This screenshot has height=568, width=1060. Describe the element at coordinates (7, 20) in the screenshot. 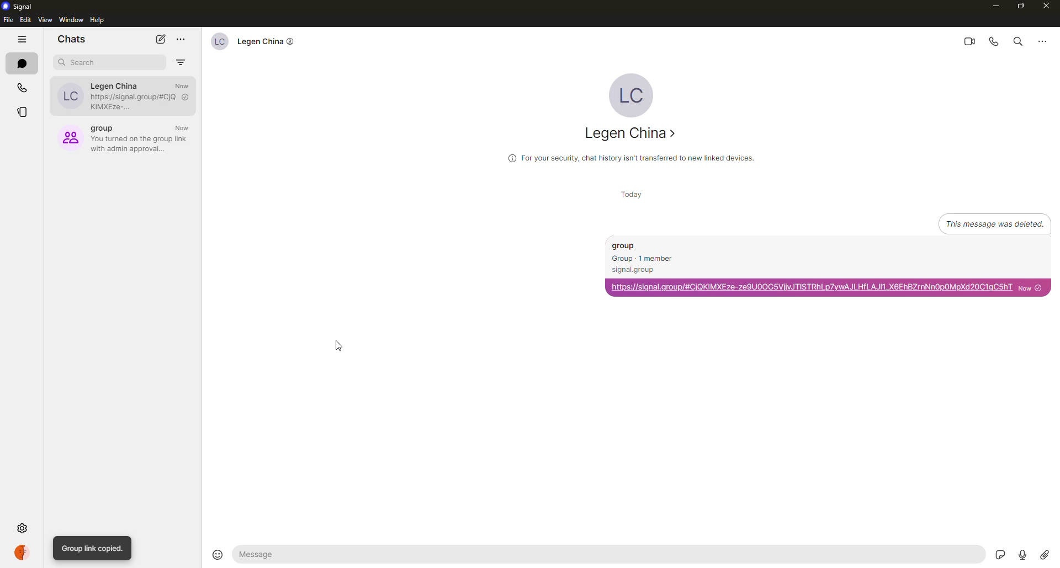

I see `file` at that location.